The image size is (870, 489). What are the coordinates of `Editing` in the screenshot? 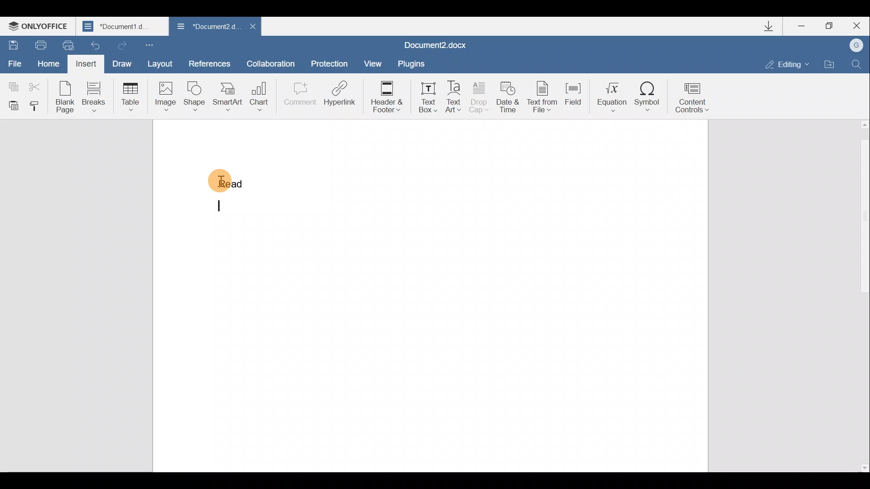 It's located at (790, 64).